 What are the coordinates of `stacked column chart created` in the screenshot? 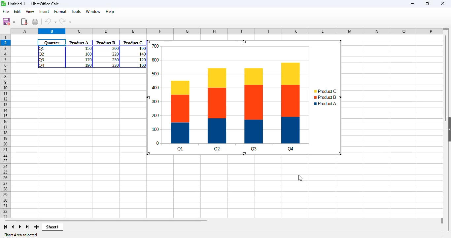 It's located at (244, 98).